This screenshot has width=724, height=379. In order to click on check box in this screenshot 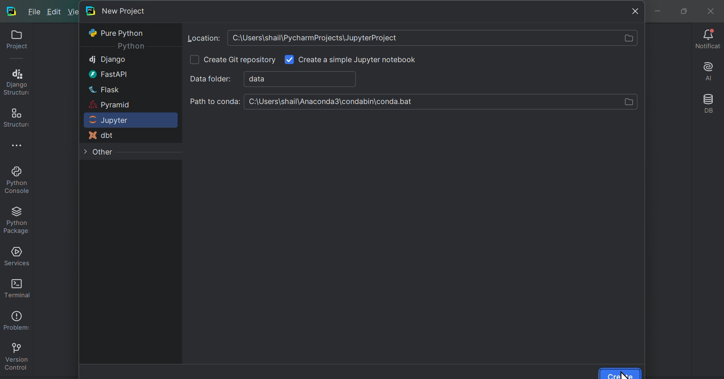, I will do `click(195, 59)`.